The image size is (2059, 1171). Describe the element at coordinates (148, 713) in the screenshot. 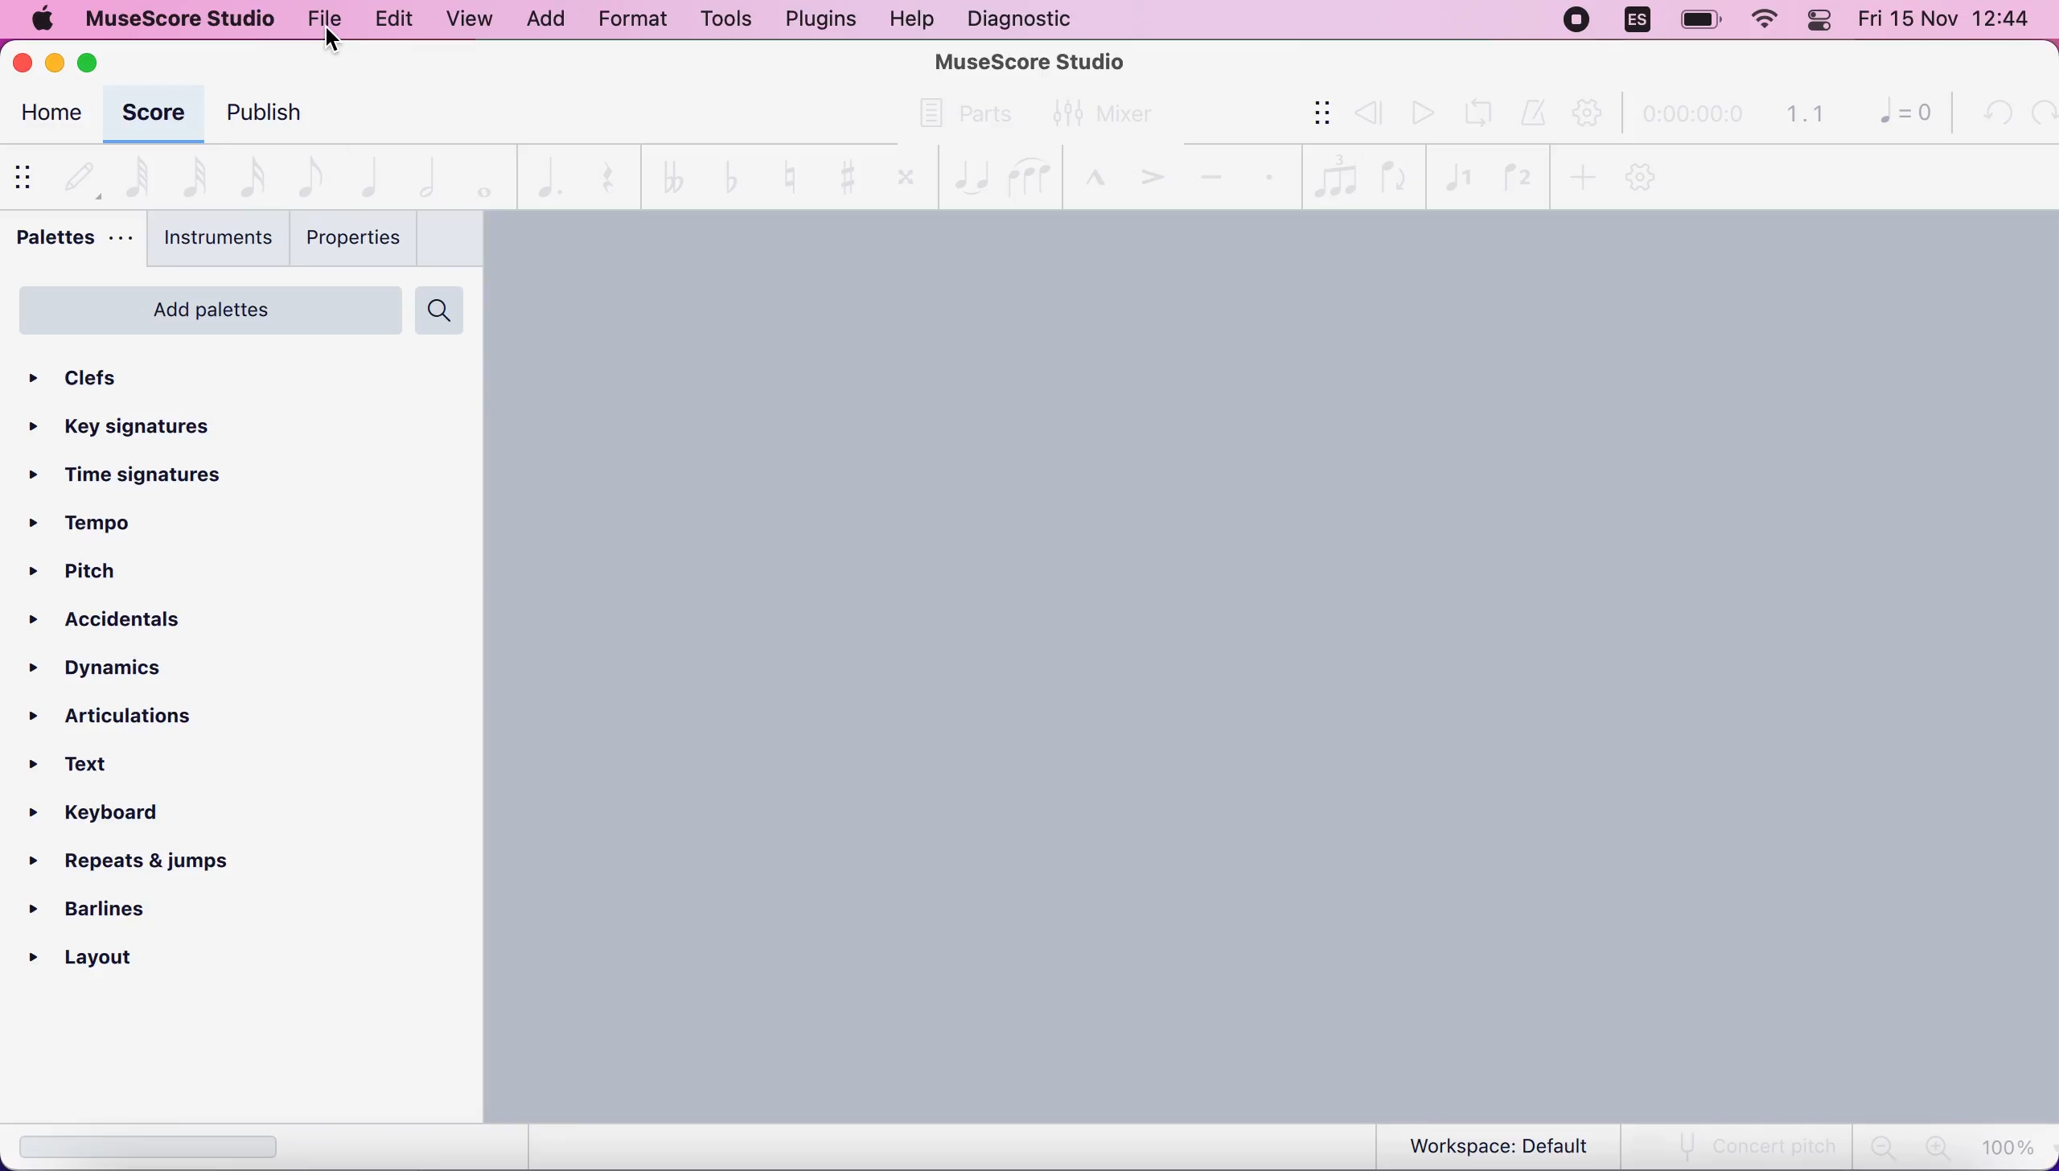

I see `articulations` at that location.